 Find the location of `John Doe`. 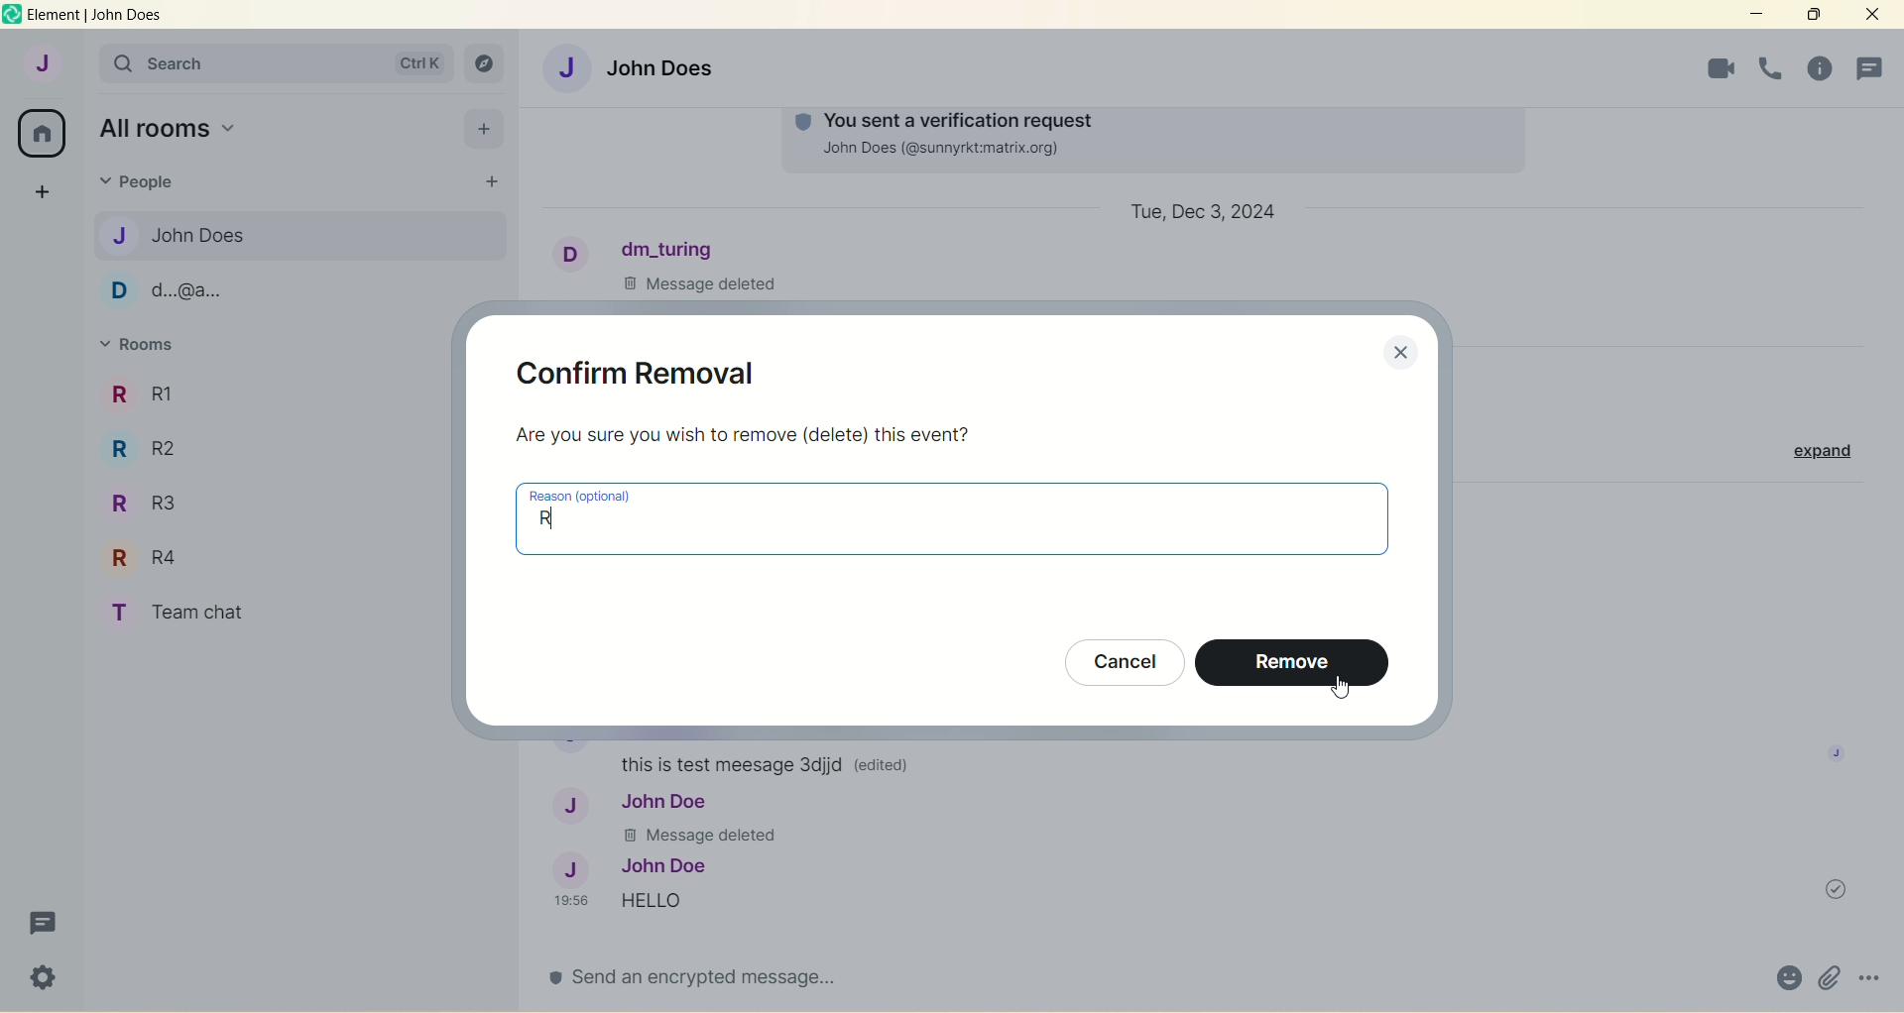

John Doe is located at coordinates (630, 862).